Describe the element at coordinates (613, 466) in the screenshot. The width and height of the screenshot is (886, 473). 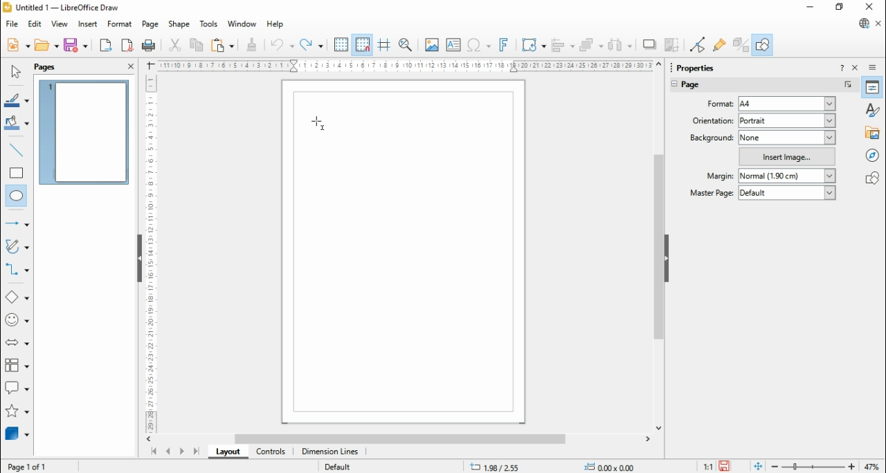
I see `+= 0,00x 0.00` at that location.